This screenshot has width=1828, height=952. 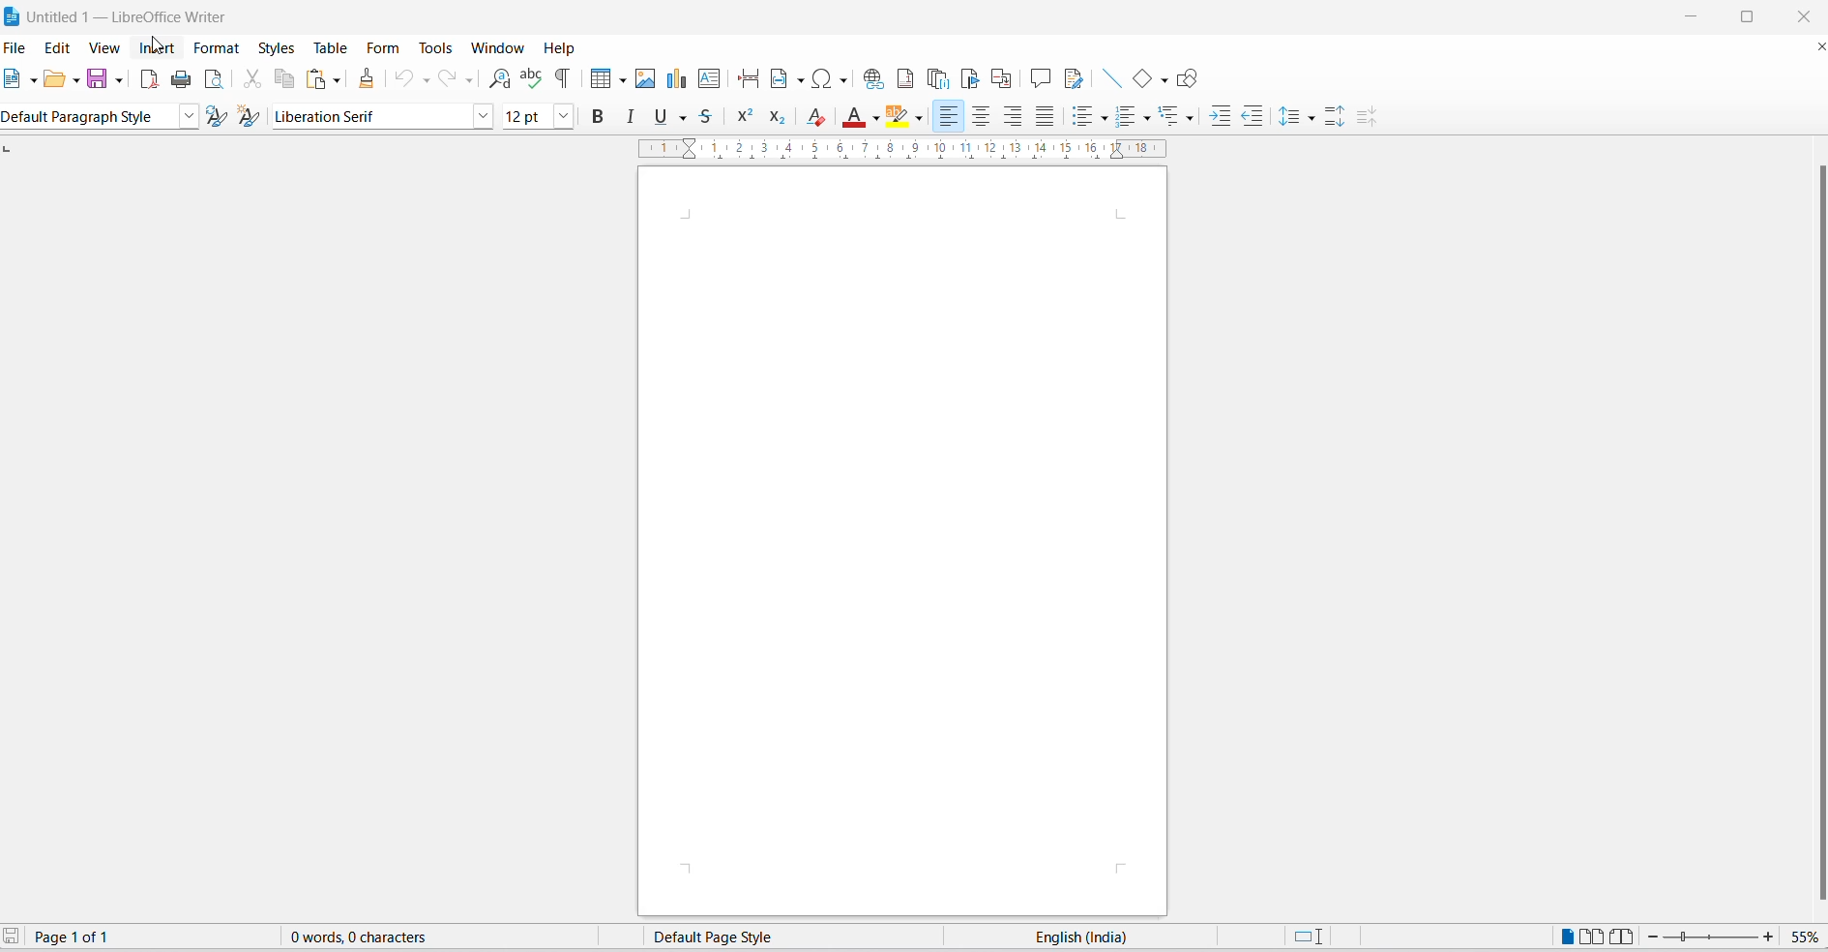 What do you see at coordinates (1291, 117) in the screenshot?
I see `line spacing` at bounding box center [1291, 117].